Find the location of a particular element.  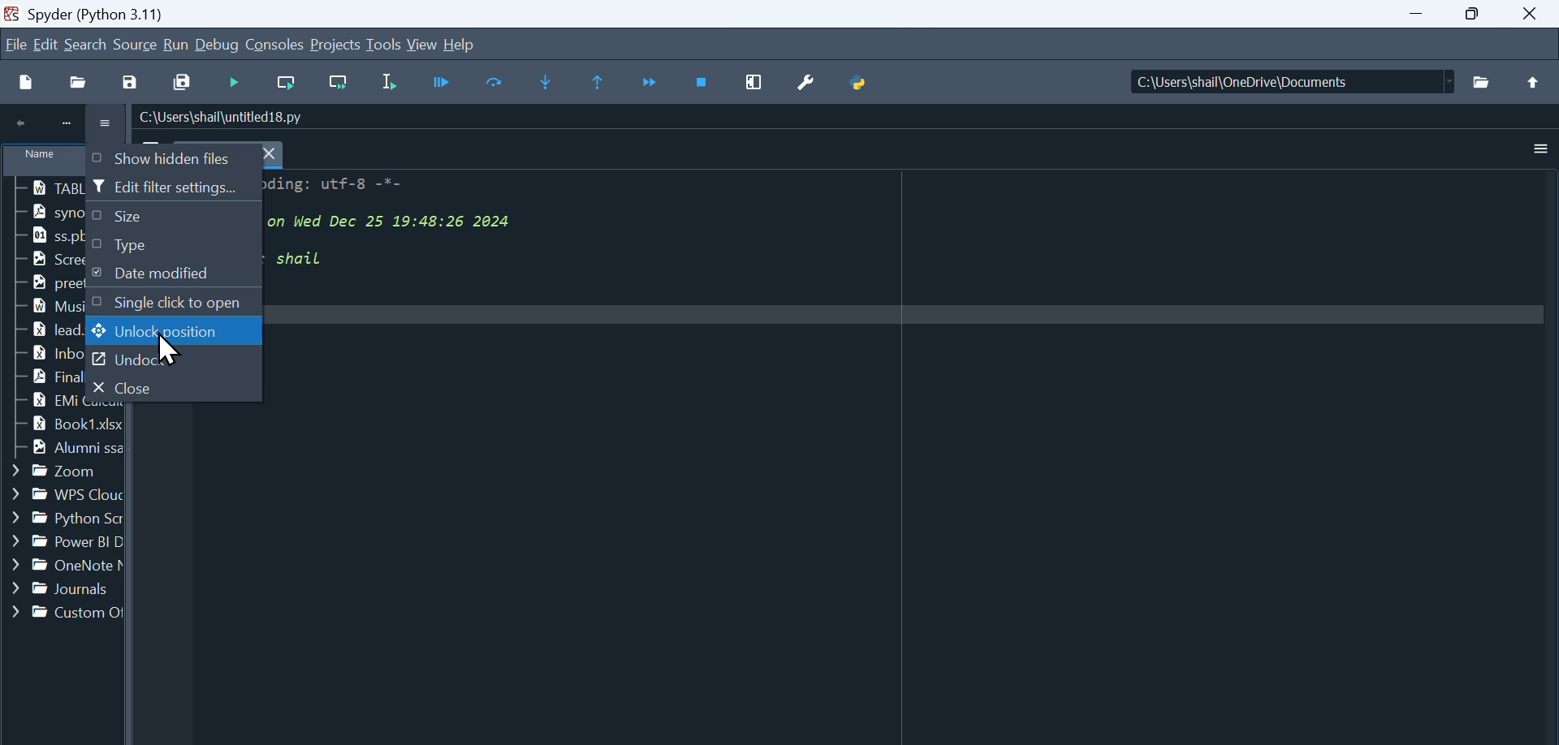

Power BI D.. is located at coordinates (63, 543).